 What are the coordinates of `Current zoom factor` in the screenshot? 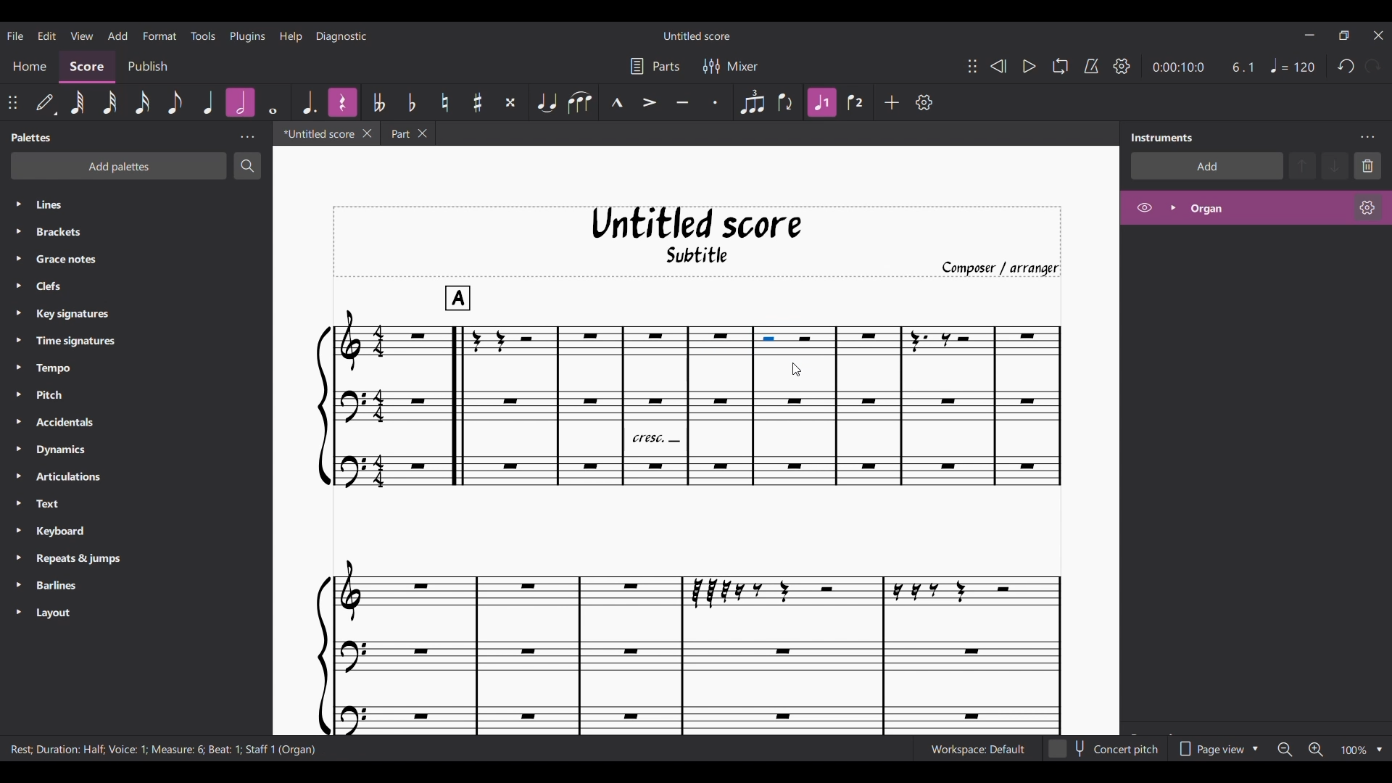 It's located at (1354, 750).